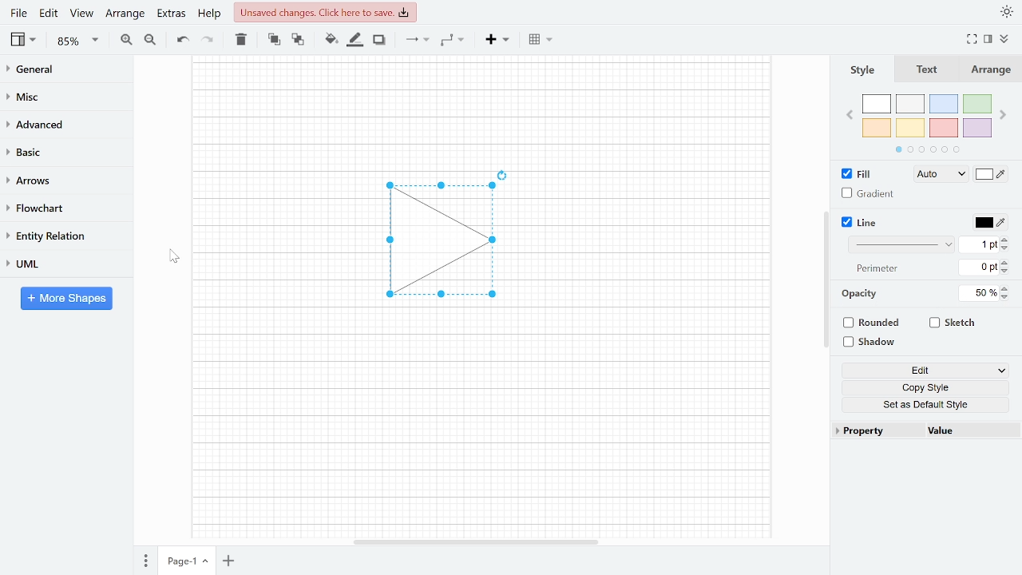  Describe the element at coordinates (1007, 263) in the screenshot. I see `Increase perimeter` at that location.